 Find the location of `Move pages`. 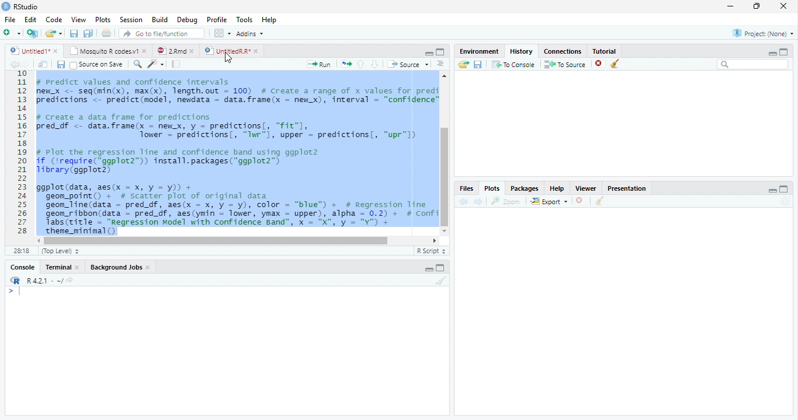

Move pages is located at coordinates (345, 64).